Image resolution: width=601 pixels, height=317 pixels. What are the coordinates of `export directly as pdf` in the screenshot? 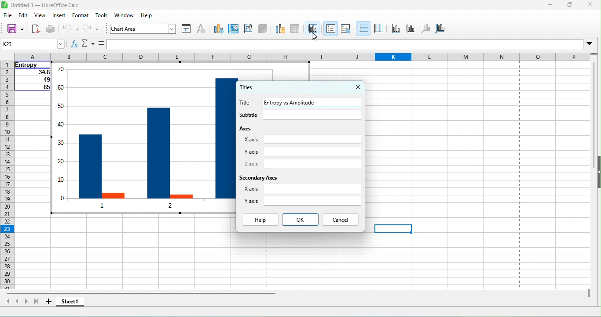 It's located at (36, 29).